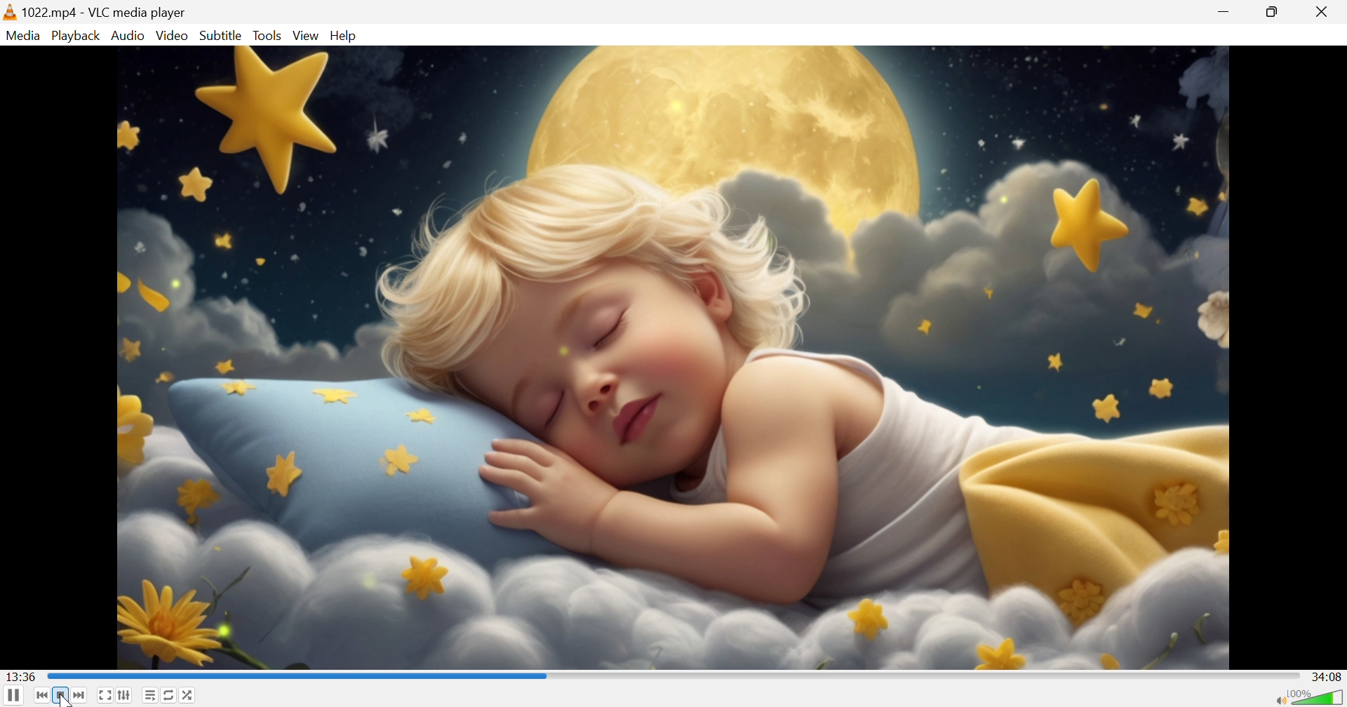 The height and width of the screenshot is (707, 1347). I want to click on Show extended settings, so click(126, 695).